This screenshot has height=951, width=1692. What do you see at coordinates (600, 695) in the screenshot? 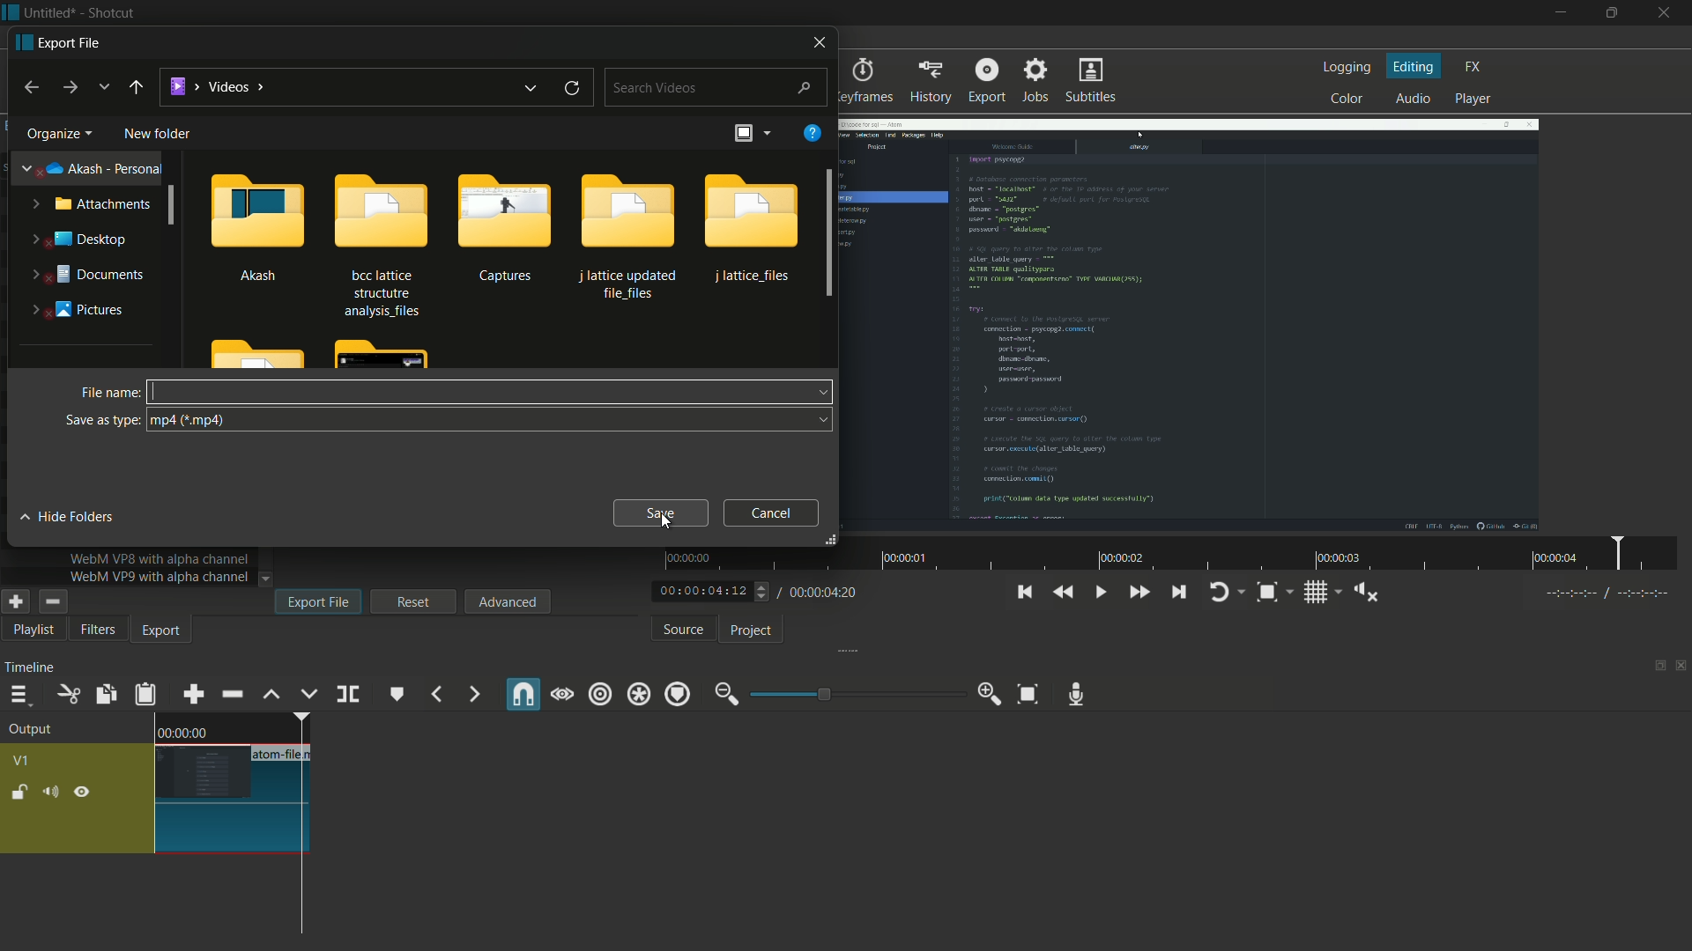
I see `ripple` at bounding box center [600, 695].